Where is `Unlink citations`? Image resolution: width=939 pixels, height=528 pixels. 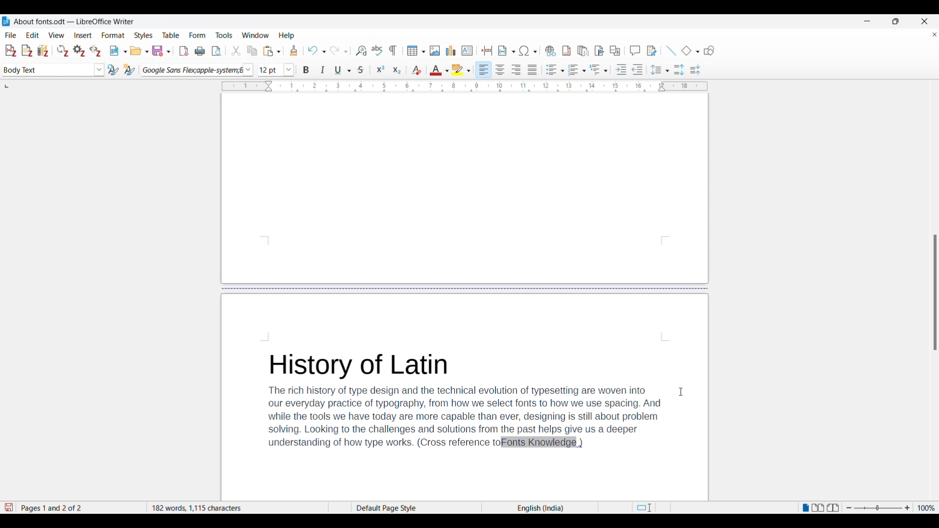 Unlink citations is located at coordinates (95, 51).